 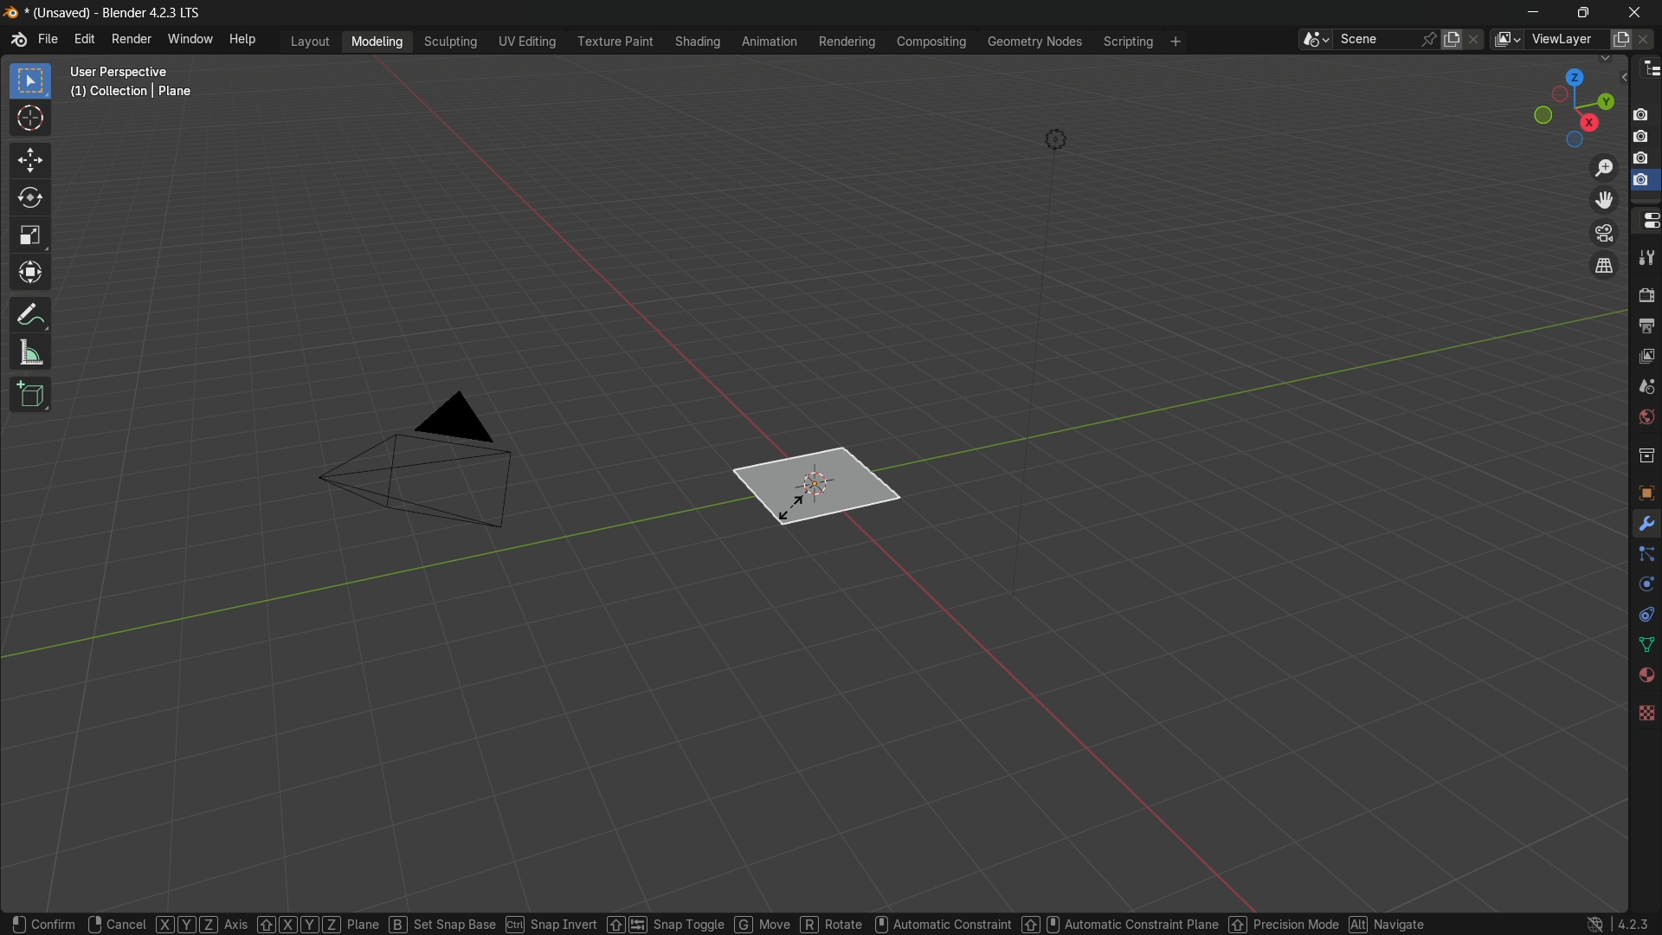 What do you see at coordinates (375, 920) in the screenshot?
I see `plane B` at bounding box center [375, 920].